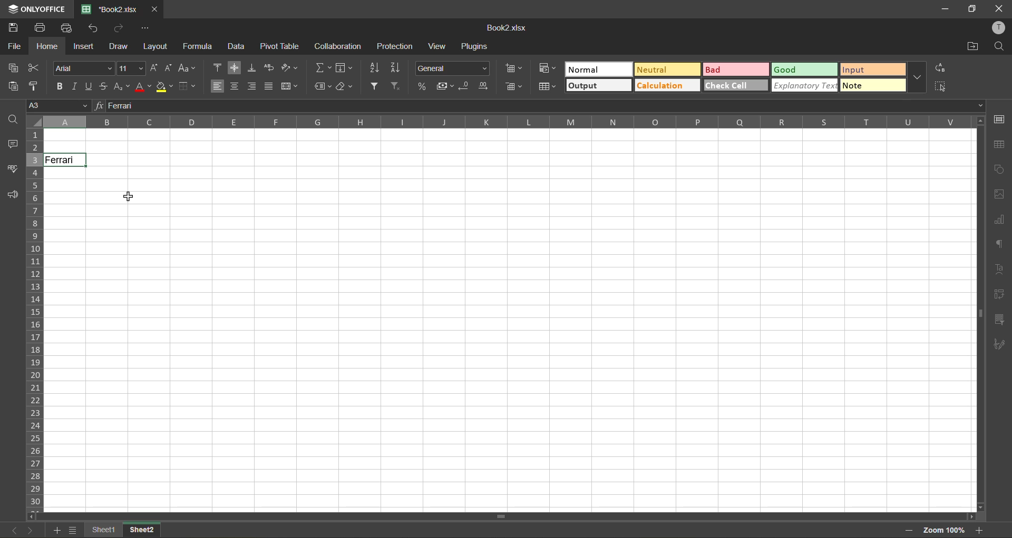 The width and height of the screenshot is (1012, 538). What do you see at coordinates (667, 69) in the screenshot?
I see `neutral` at bounding box center [667, 69].